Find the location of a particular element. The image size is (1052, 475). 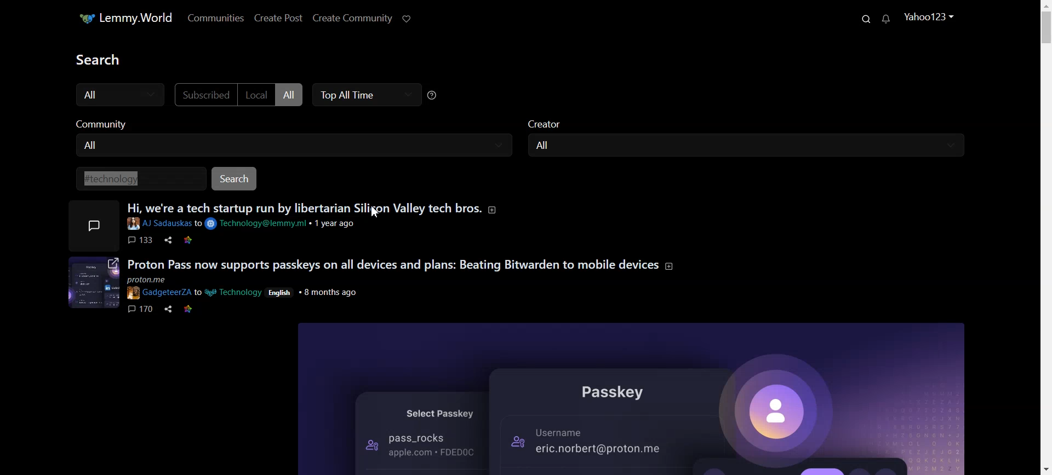

170 comments is located at coordinates (140, 310).